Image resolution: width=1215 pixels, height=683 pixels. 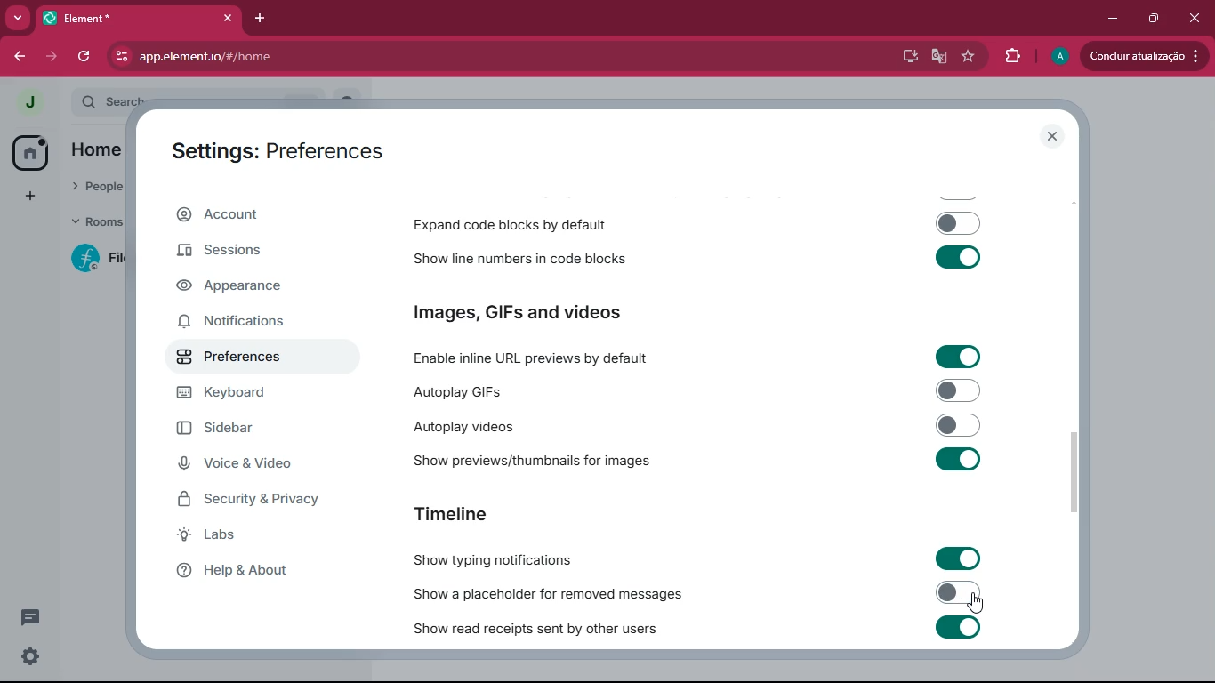 I want to click on more, so click(x=14, y=19).